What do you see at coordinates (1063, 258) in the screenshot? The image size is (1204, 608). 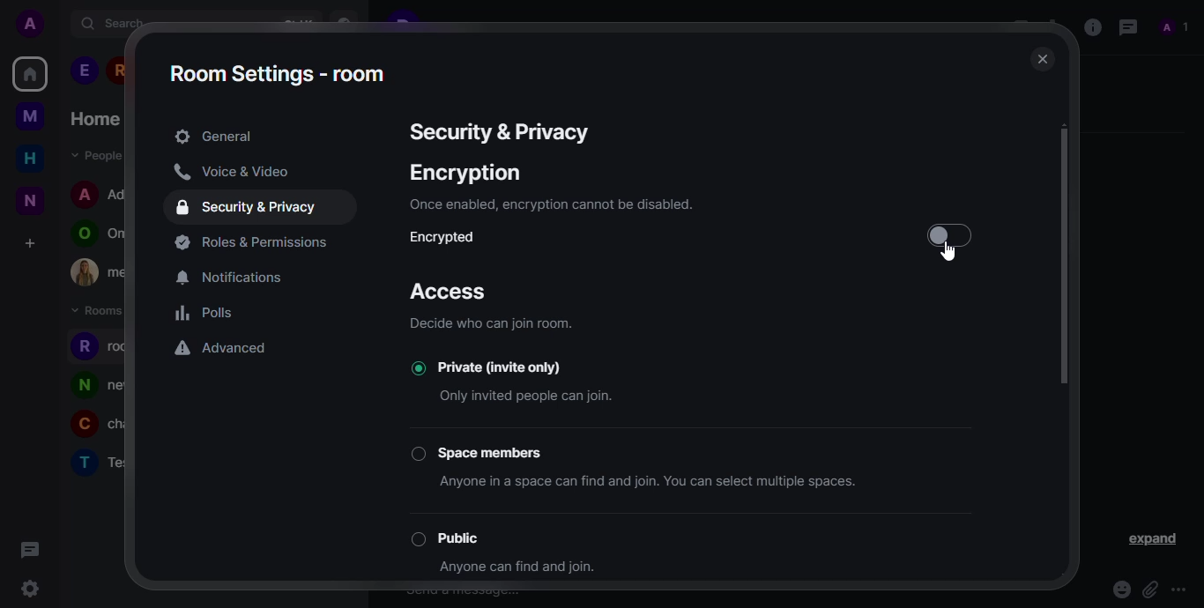 I see `scroll bar` at bounding box center [1063, 258].